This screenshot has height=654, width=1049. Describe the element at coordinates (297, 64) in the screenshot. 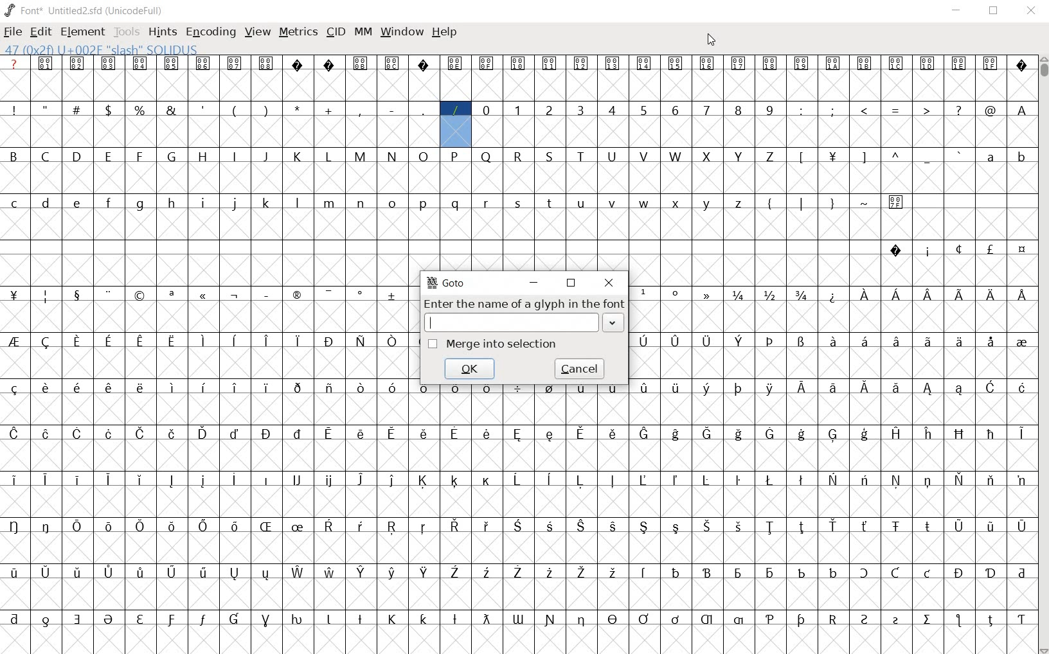

I see `glyph` at that location.